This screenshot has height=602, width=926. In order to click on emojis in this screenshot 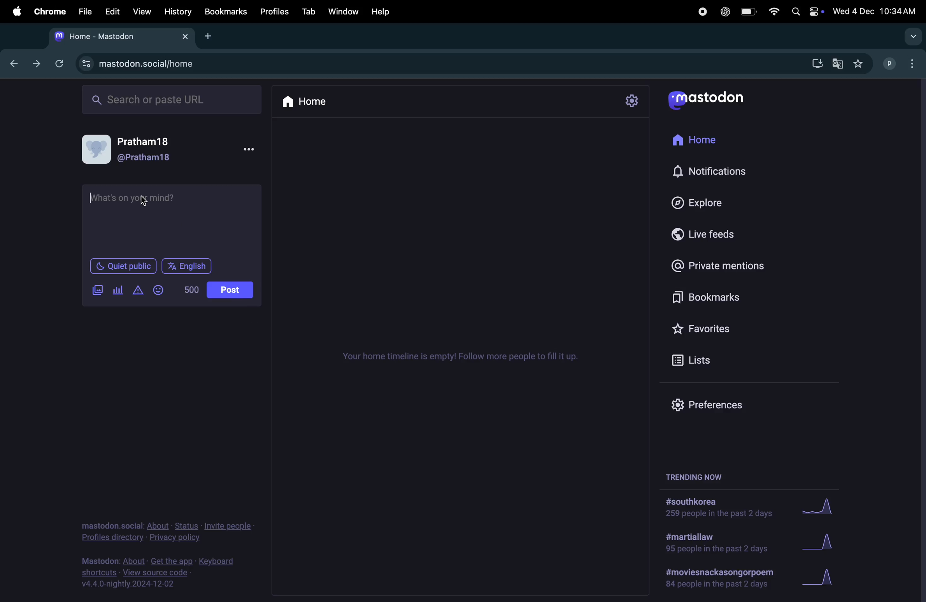, I will do `click(160, 289)`.